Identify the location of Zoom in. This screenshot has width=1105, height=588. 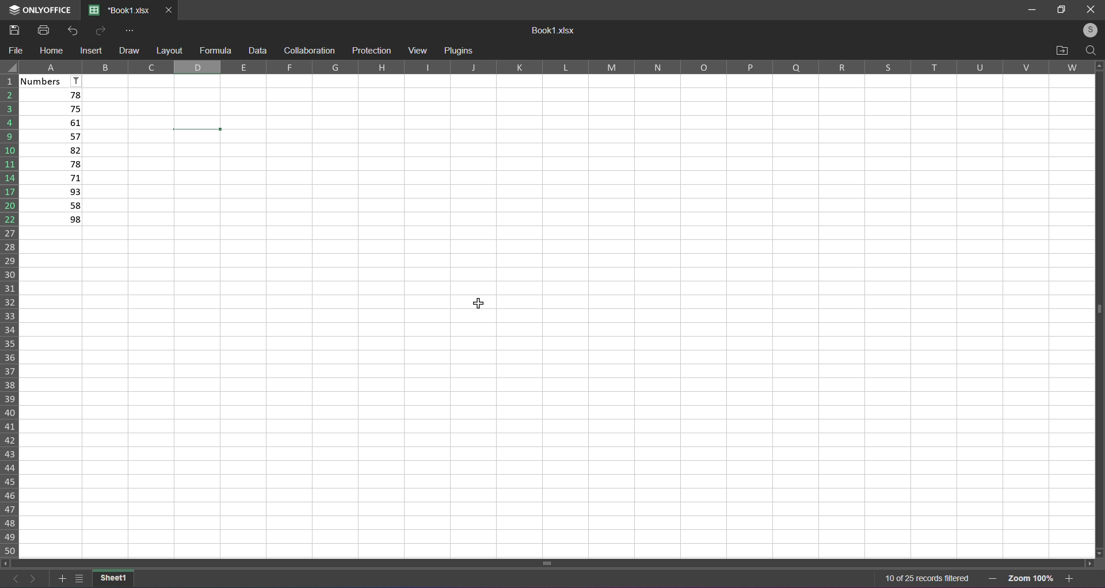
(1070, 578).